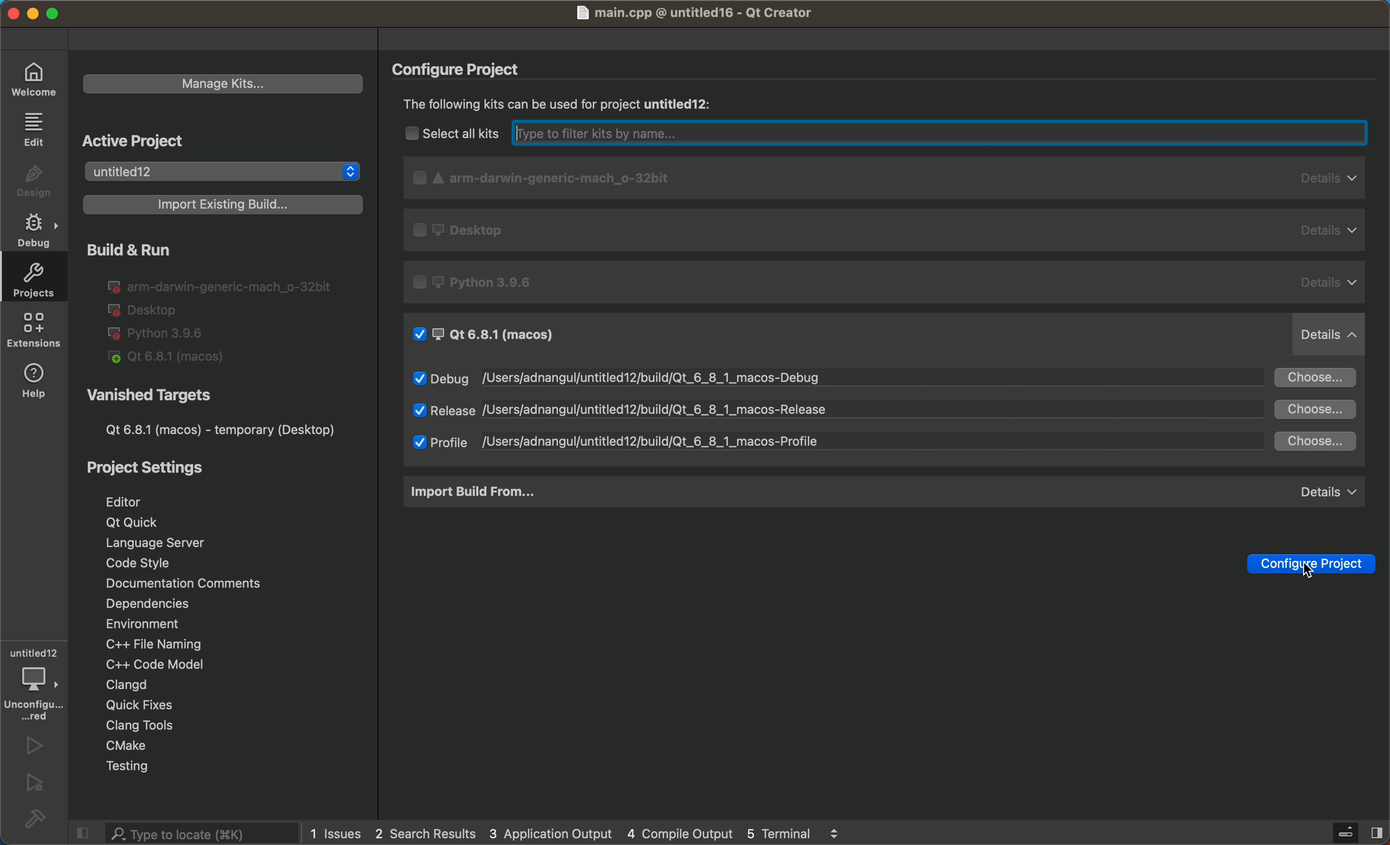 Image resolution: width=1390 pixels, height=845 pixels. Describe the element at coordinates (884, 493) in the screenshot. I see `import from` at that location.